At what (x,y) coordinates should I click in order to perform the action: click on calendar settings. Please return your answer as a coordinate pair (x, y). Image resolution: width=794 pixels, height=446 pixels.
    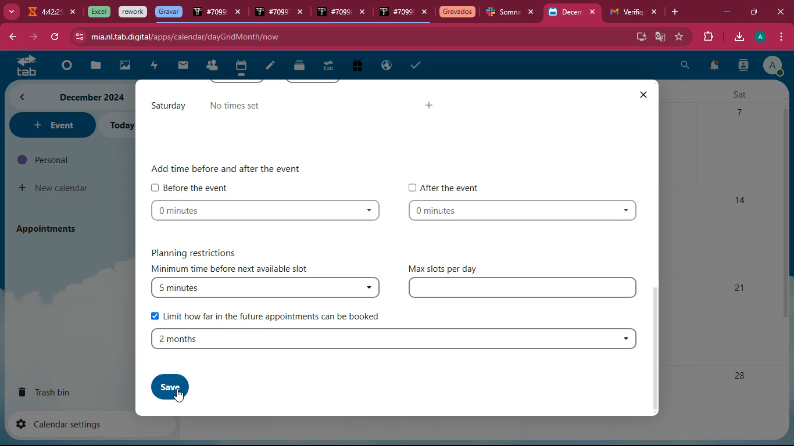
    Looking at the image, I should click on (64, 423).